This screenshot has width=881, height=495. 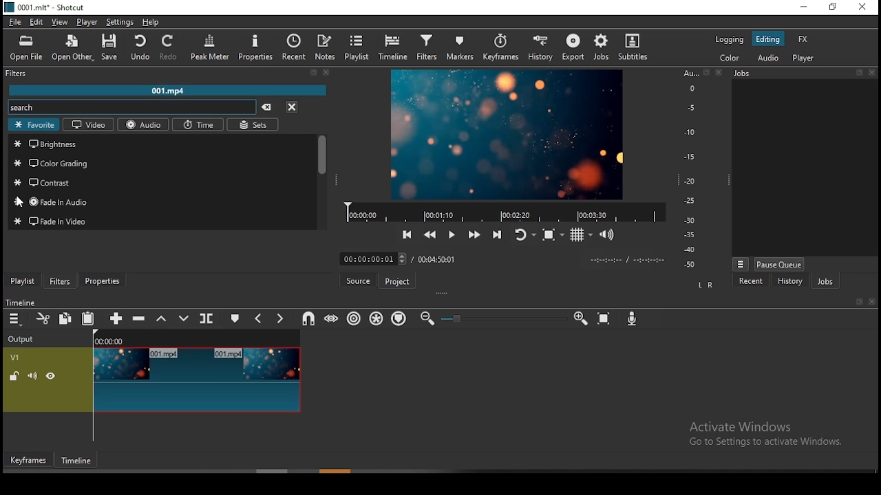 I want to click on pause queue, so click(x=778, y=264).